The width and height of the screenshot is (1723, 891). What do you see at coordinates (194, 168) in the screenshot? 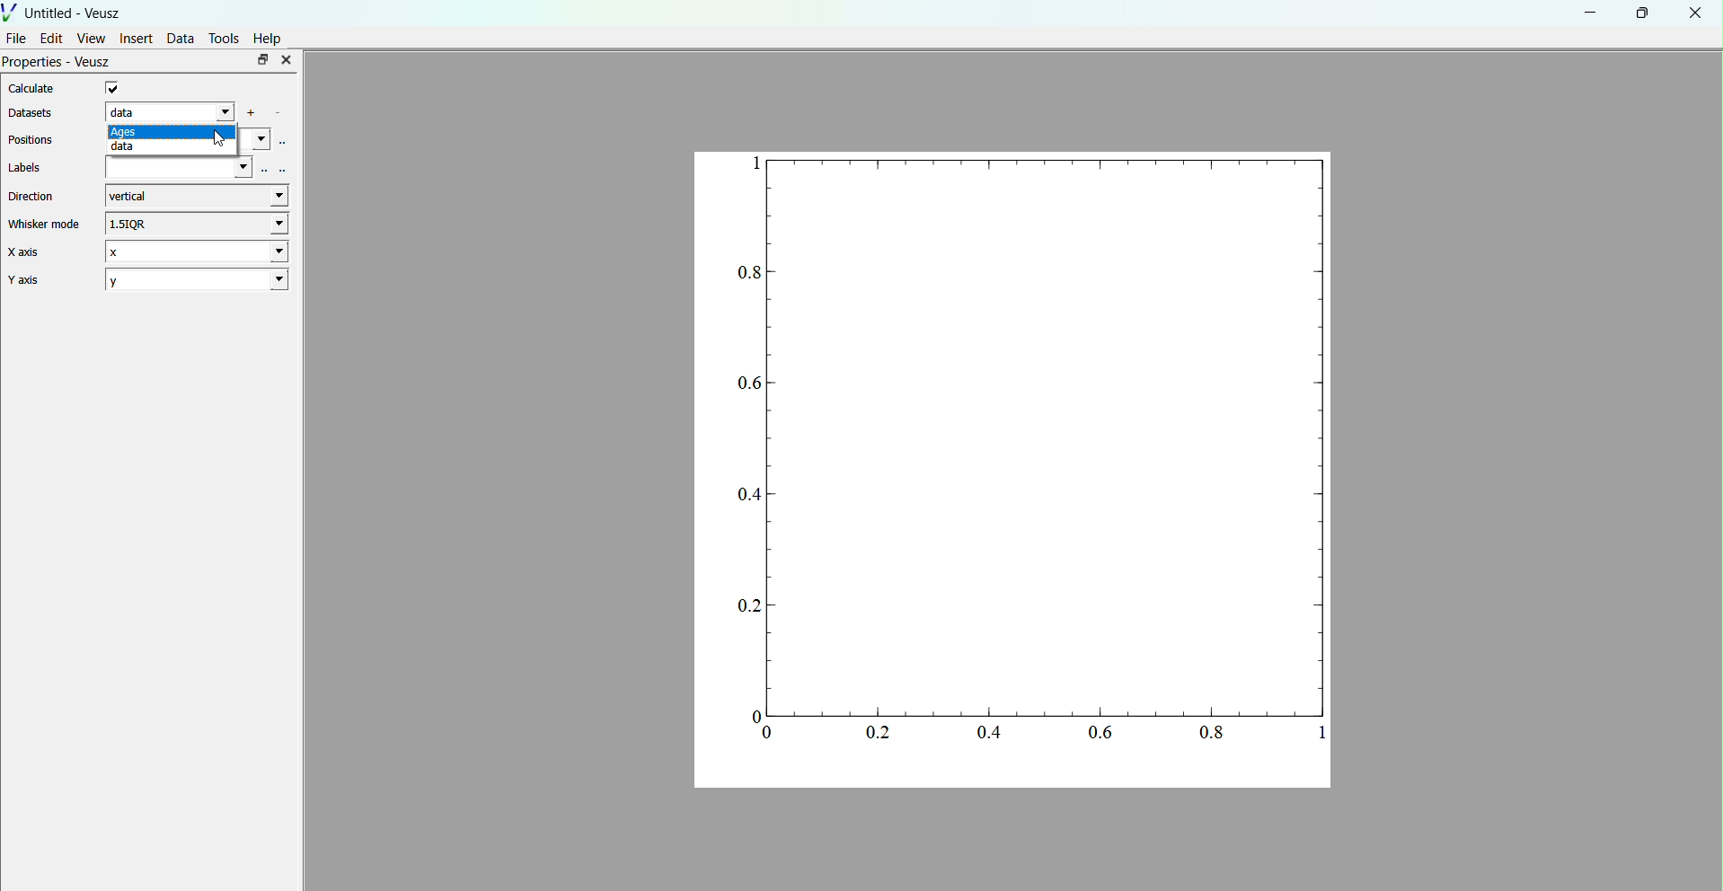
I see `labels field` at bounding box center [194, 168].